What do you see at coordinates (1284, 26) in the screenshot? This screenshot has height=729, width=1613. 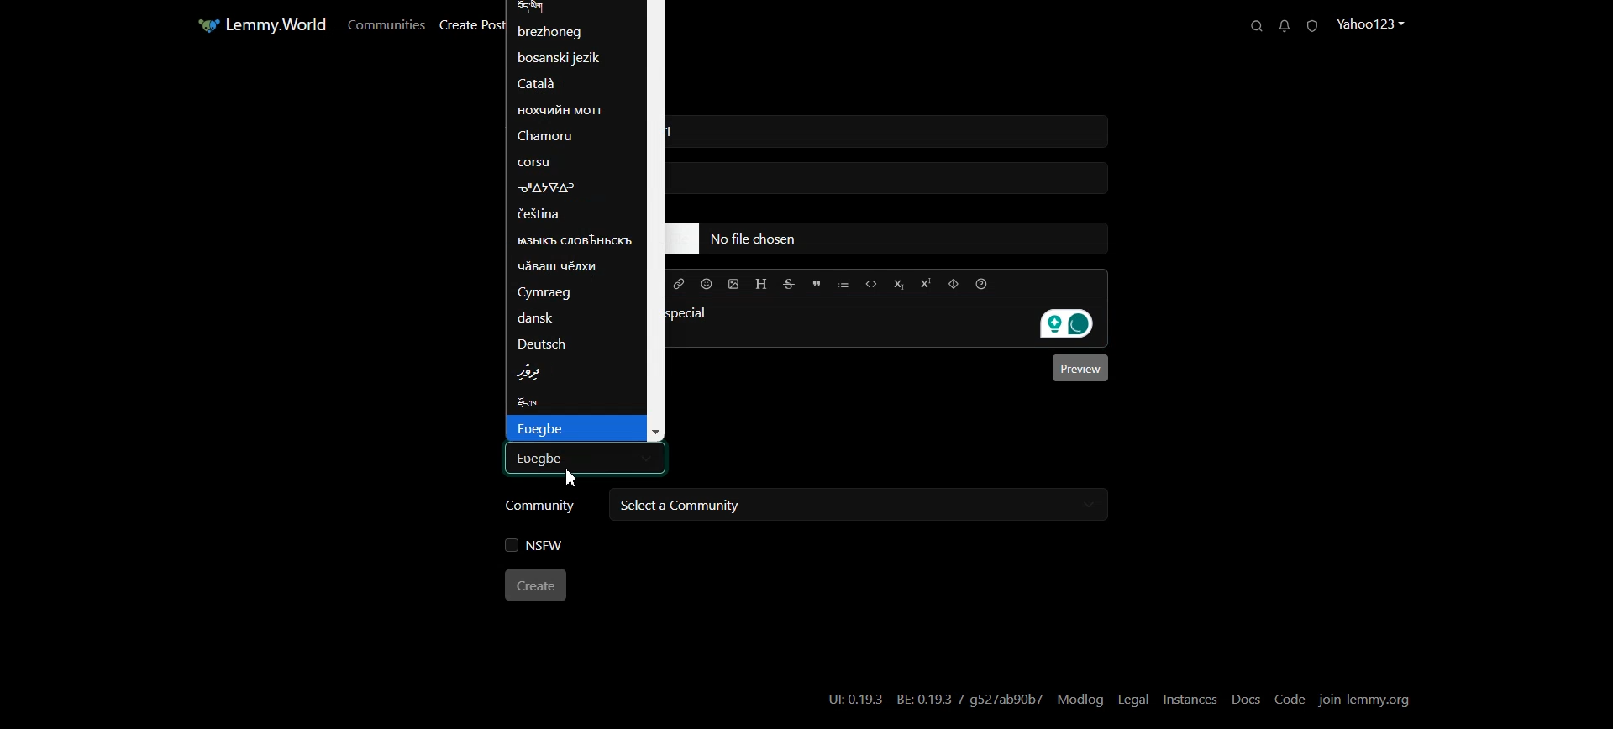 I see `Unread Messages` at bounding box center [1284, 26].